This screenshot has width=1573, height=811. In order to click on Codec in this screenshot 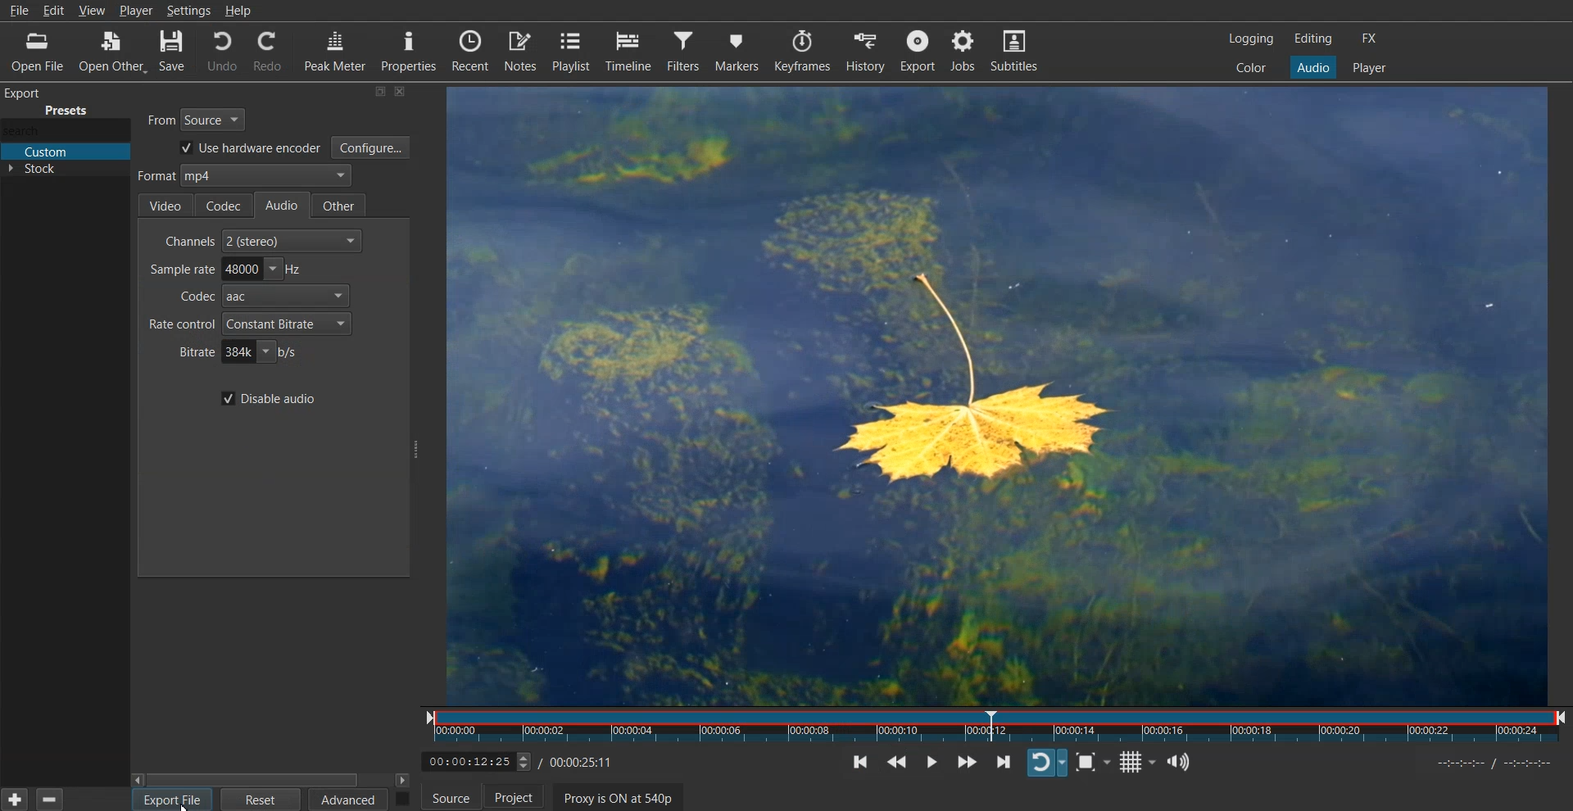, I will do `click(259, 297)`.